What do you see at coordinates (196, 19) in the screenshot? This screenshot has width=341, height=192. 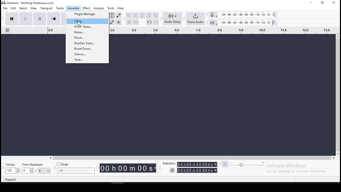 I see `share audio` at bounding box center [196, 19].